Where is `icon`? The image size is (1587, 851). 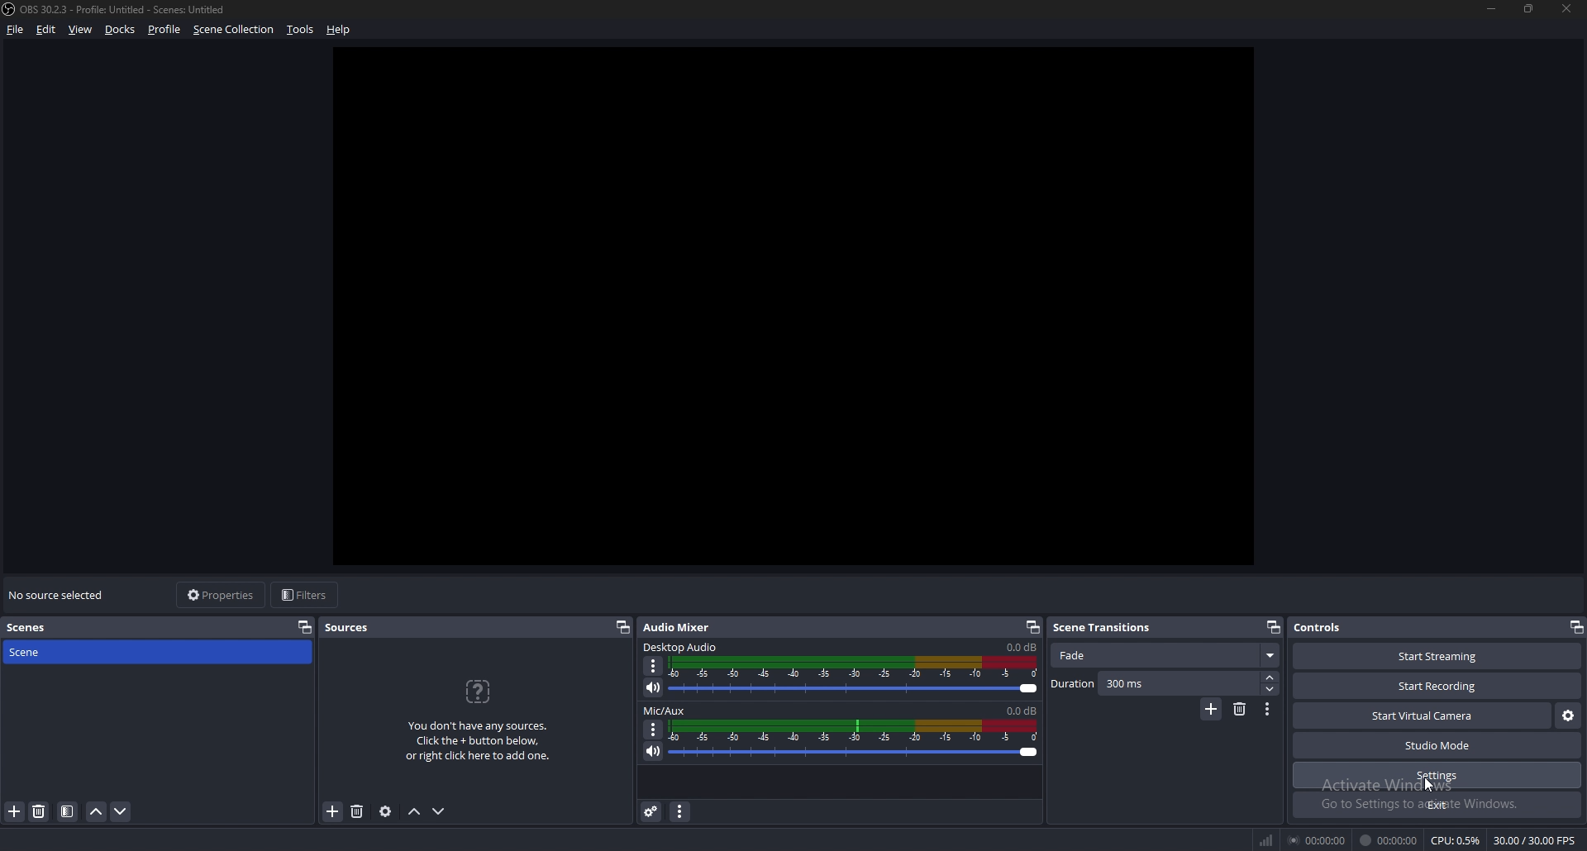
icon is located at coordinates (479, 690).